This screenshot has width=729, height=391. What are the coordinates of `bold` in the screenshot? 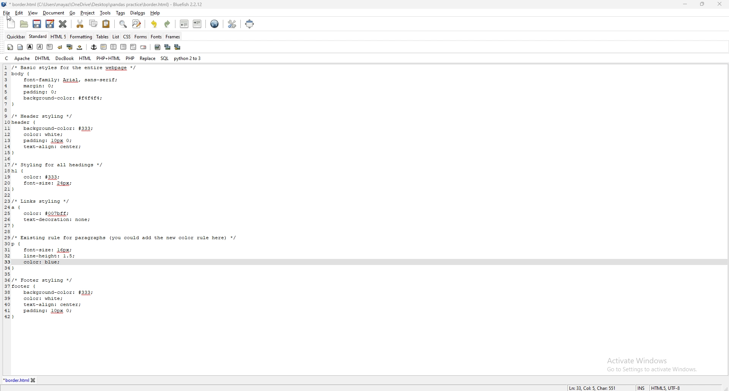 It's located at (30, 47).